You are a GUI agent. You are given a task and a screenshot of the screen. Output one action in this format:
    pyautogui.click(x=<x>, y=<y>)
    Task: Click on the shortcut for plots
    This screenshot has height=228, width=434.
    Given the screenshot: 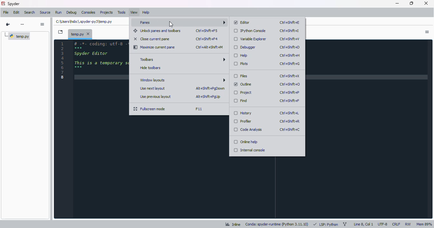 What is the action you would take?
    pyautogui.click(x=290, y=64)
    